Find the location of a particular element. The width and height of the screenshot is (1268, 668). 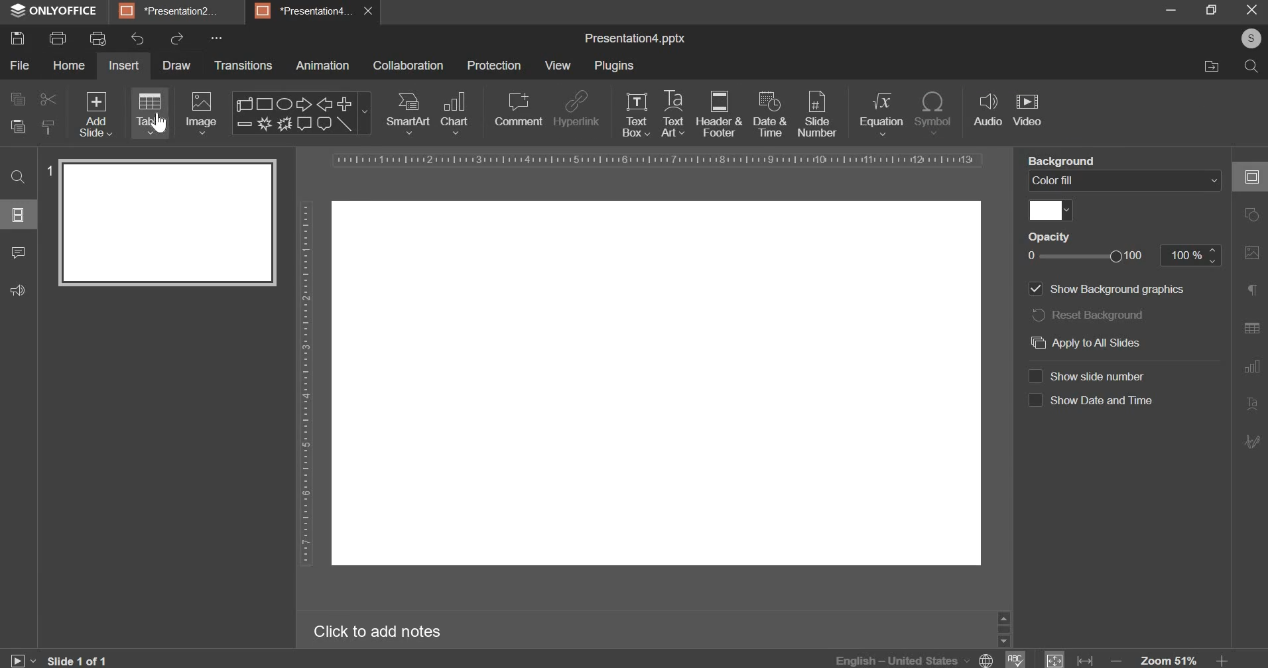

draw is located at coordinates (176, 66).